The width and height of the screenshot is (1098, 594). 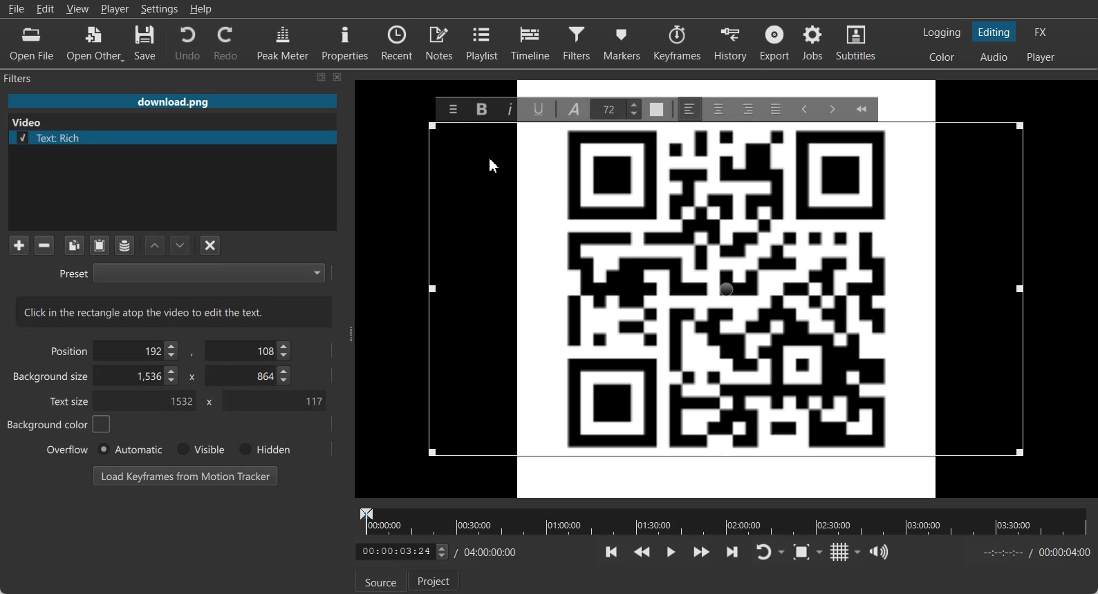 What do you see at coordinates (250, 350) in the screenshot?
I see `Position Y- Coordinate` at bounding box center [250, 350].